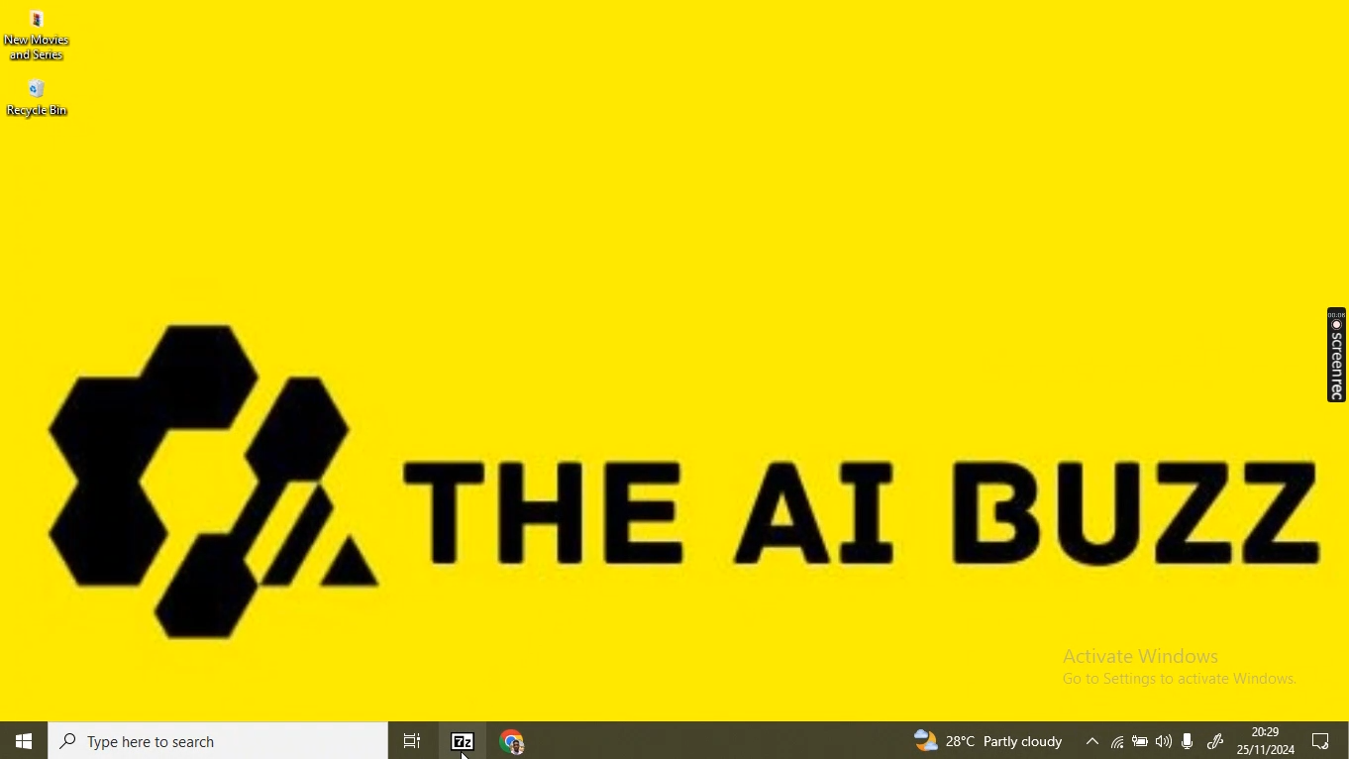  Describe the element at coordinates (1139, 745) in the screenshot. I see `battery` at that location.